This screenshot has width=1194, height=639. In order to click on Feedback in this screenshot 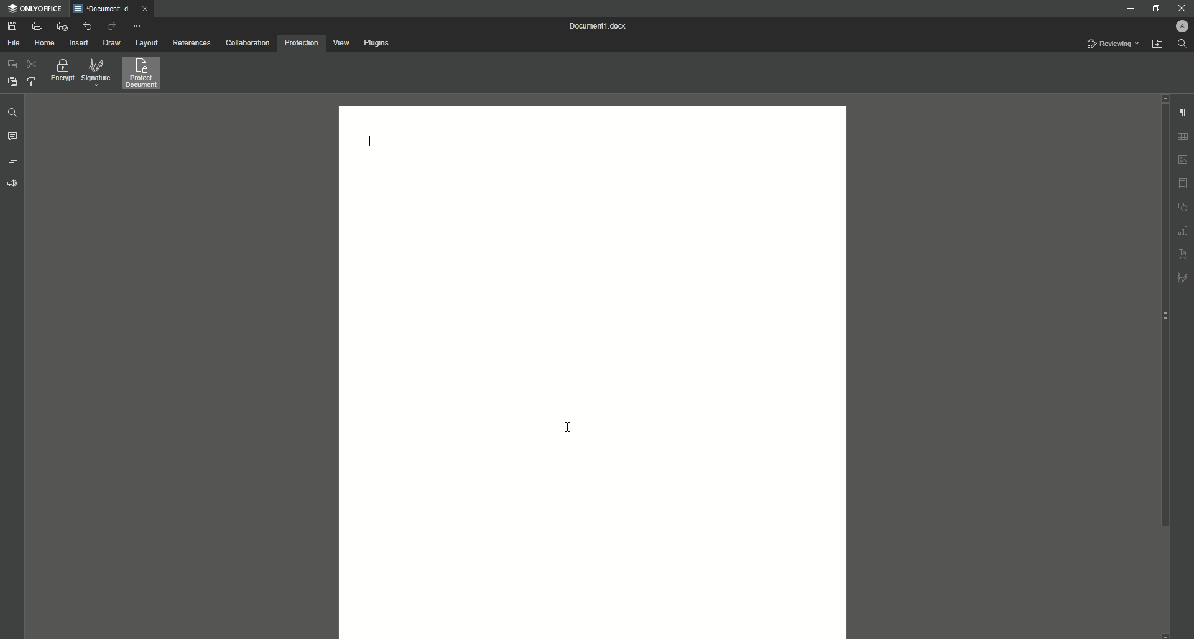, I will do `click(12, 185)`.